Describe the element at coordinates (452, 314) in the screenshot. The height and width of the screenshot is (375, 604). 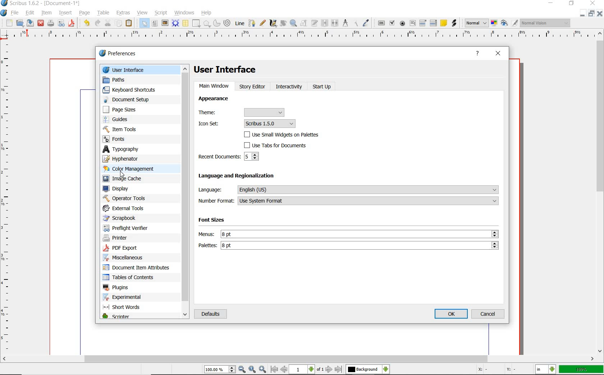
I see `OK` at that location.